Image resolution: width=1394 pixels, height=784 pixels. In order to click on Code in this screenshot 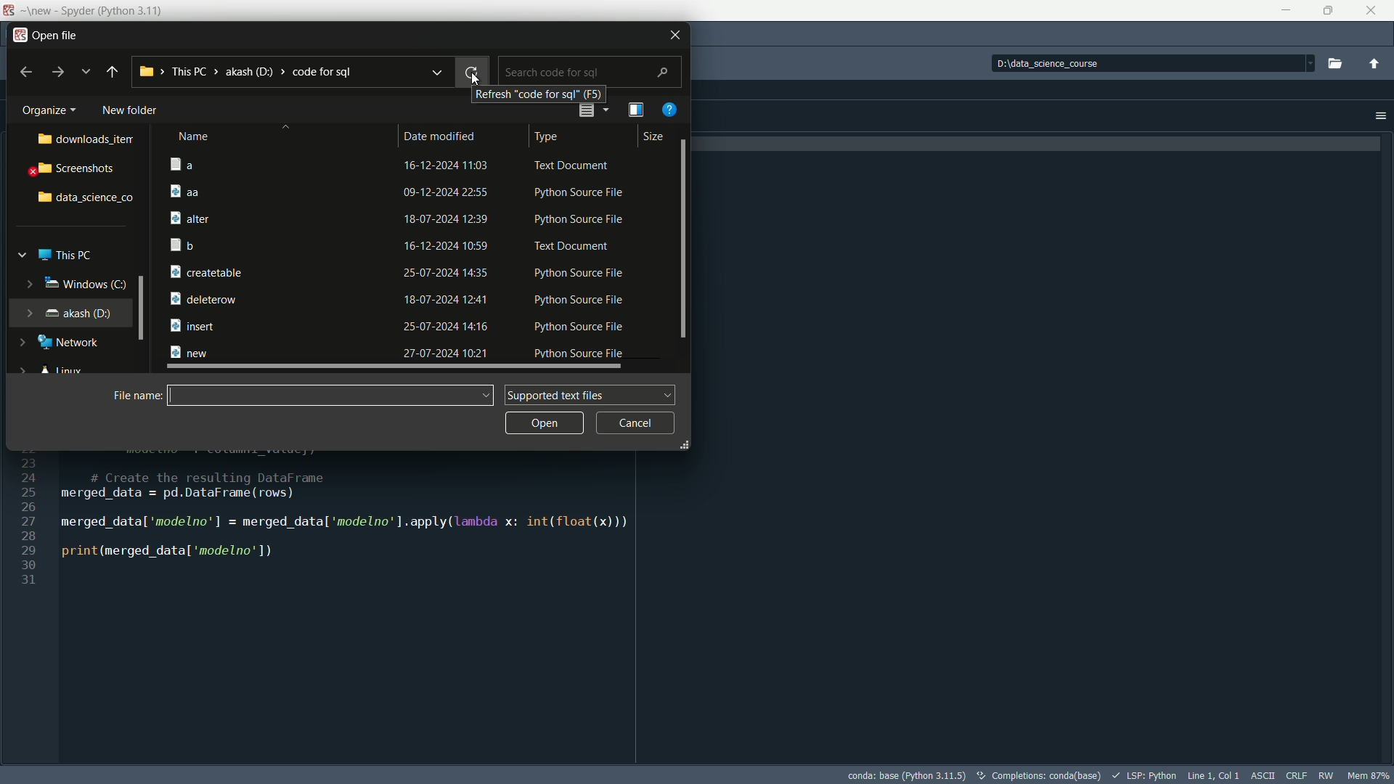, I will do `click(323, 528)`.